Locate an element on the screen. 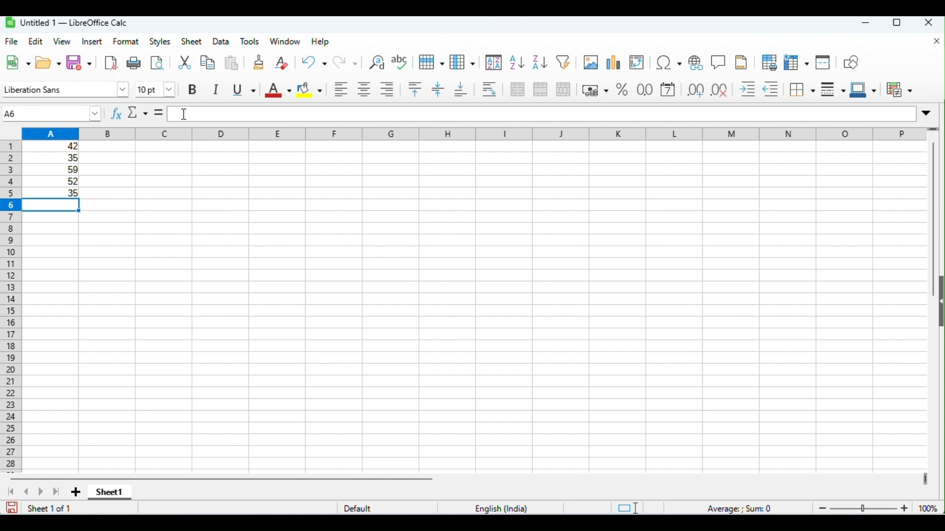  horizontal scroll bar is located at coordinates (224, 479).